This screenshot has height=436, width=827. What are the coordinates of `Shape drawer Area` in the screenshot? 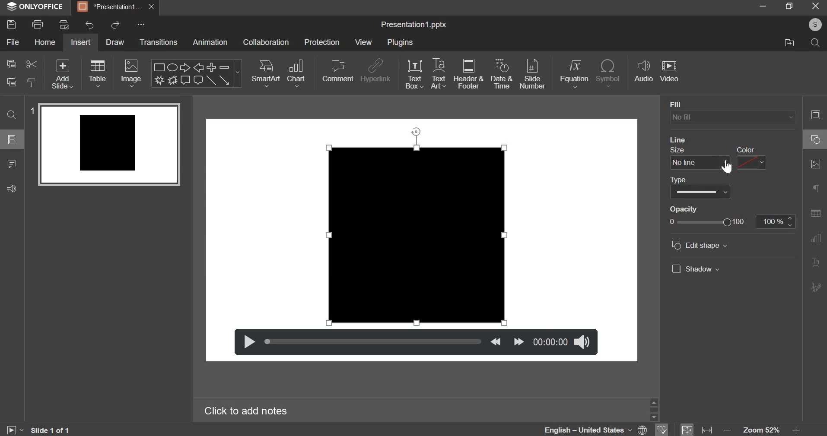 It's located at (419, 227).